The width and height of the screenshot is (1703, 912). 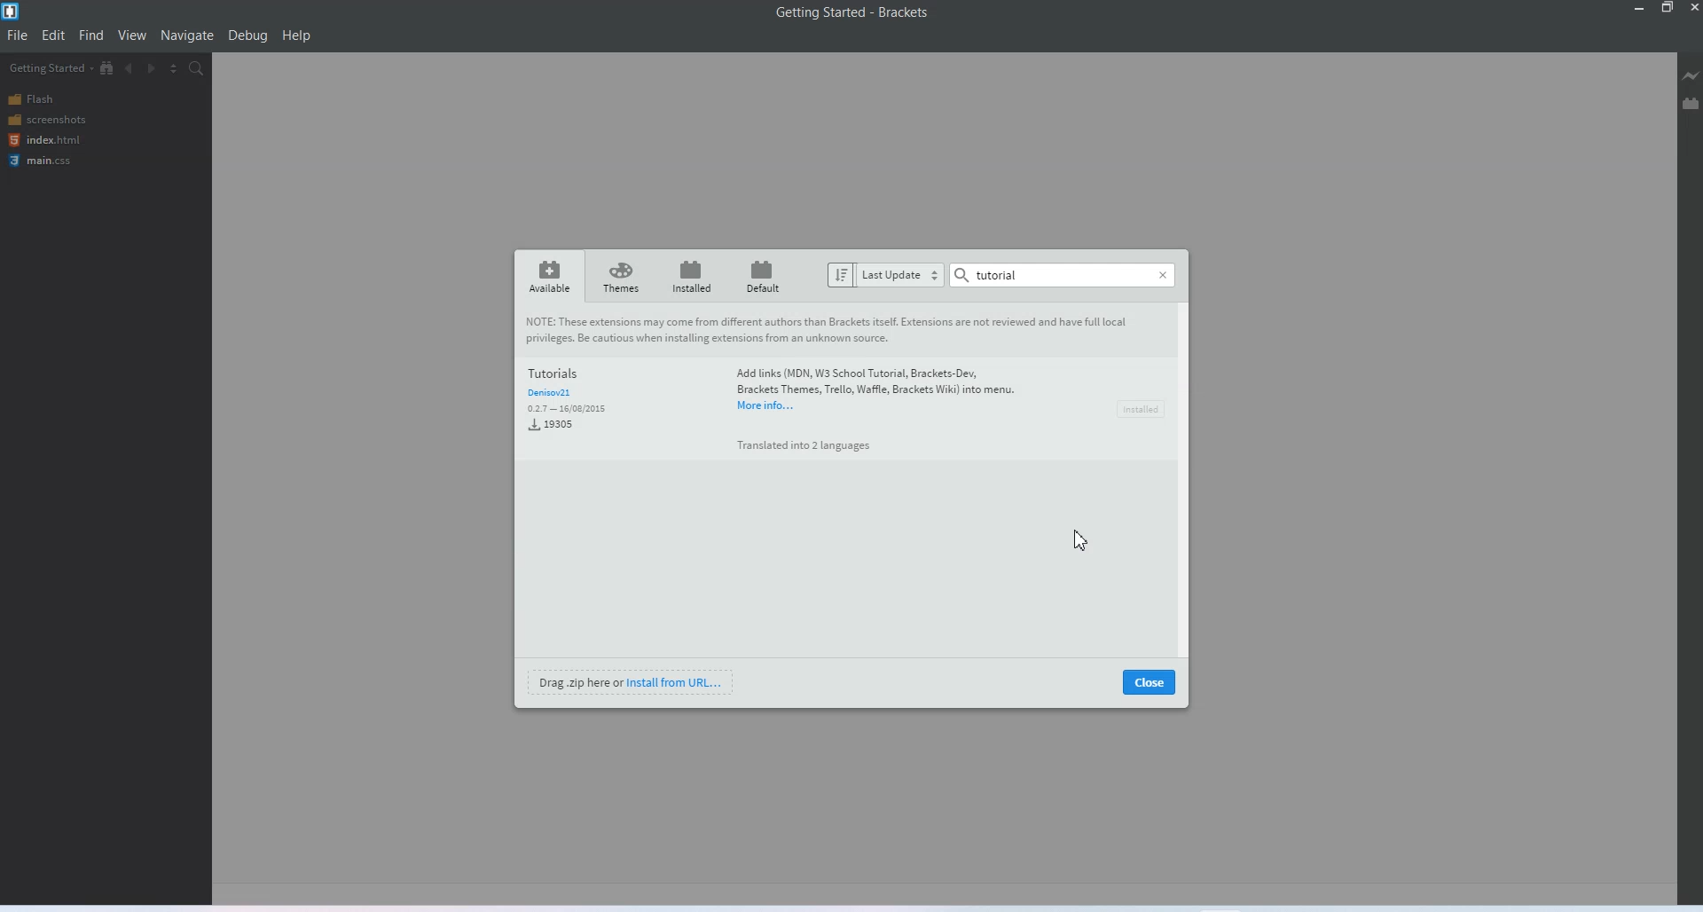 What do you see at coordinates (197, 69) in the screenshot?
I see `Find in files` at bounding box center [197, 69].